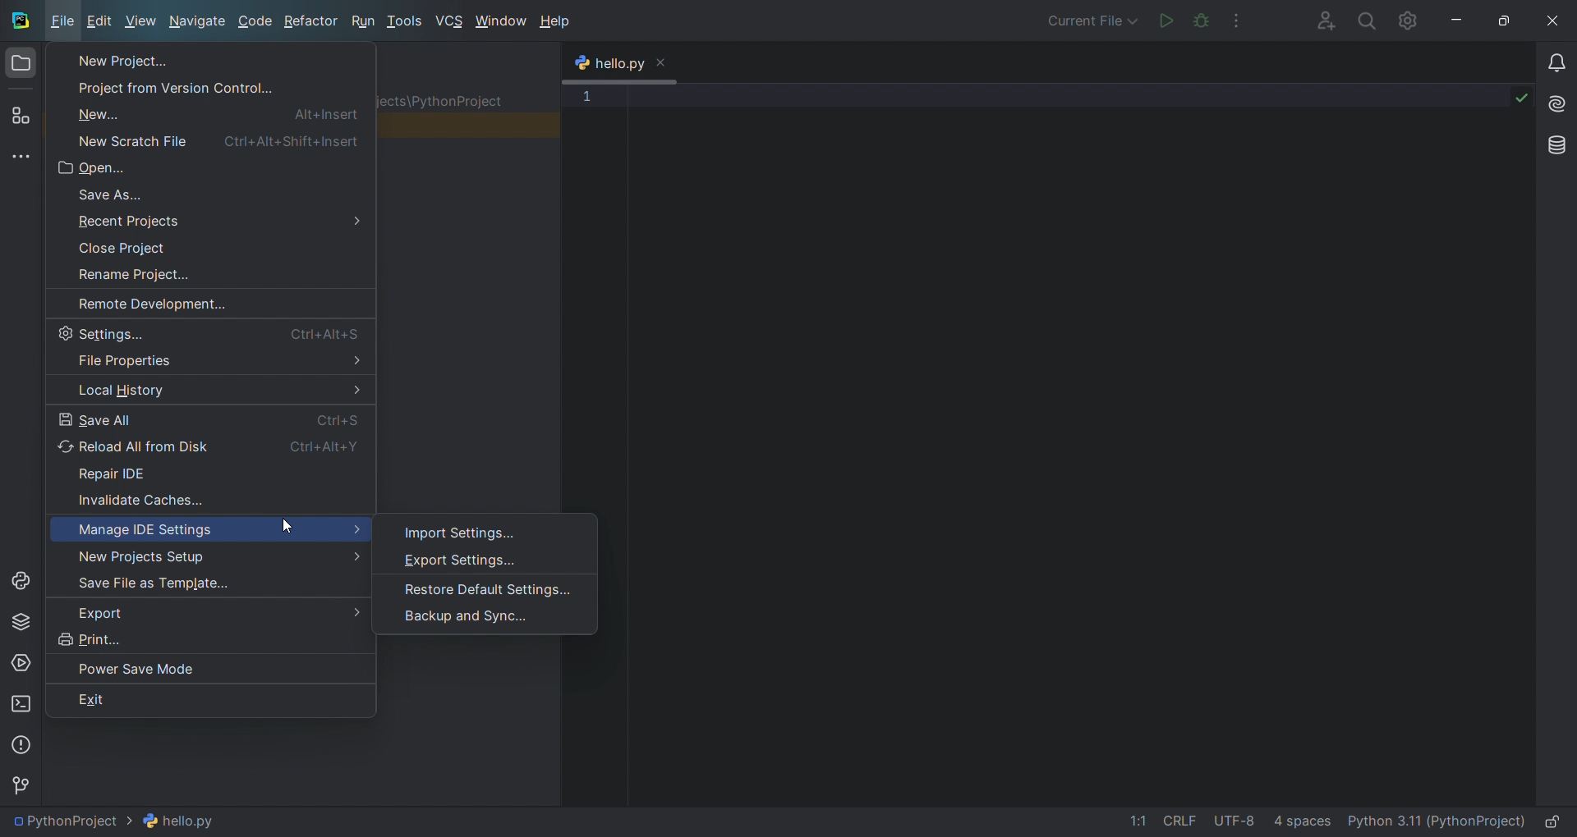 Image resolution: width=1577 pixels, height=837 pixels. What do you see at coordinates (1409, 19) in the screenshot?
I see `settings` at bounding box center [1409, 19].